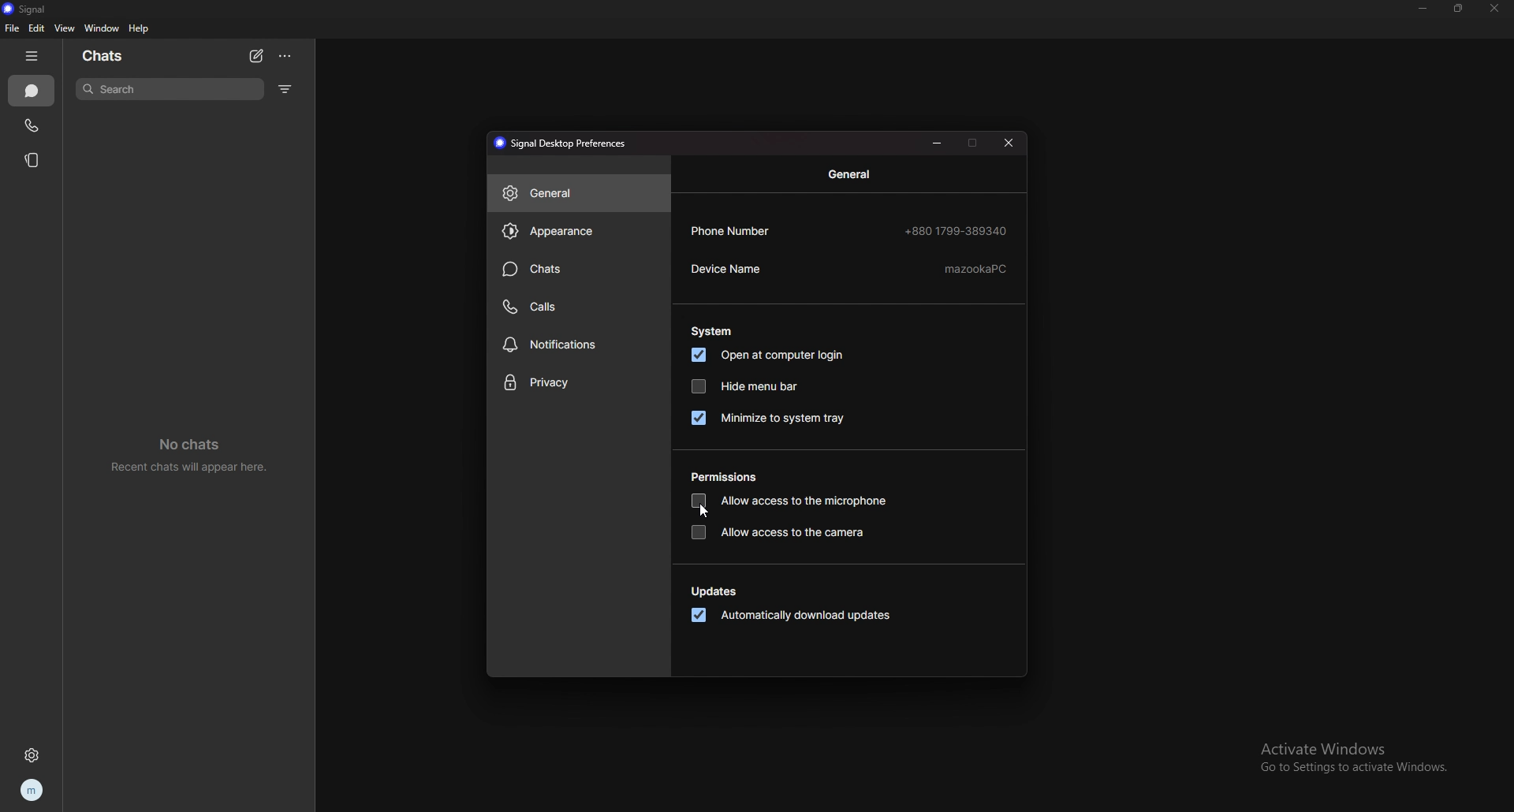 The height and width of the screenshot is (812, 1514). Describe the element at coordinates (287, 56) in the screenshot. I see `options` at that location.